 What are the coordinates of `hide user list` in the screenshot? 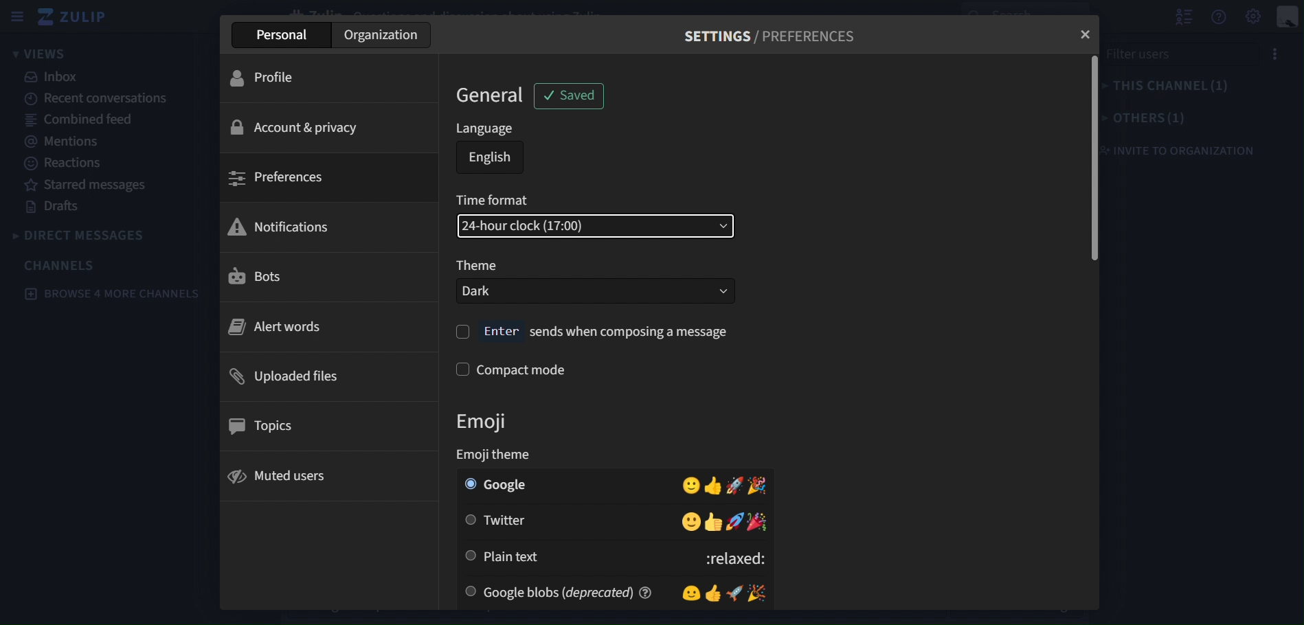 It's located at (1182, 14).